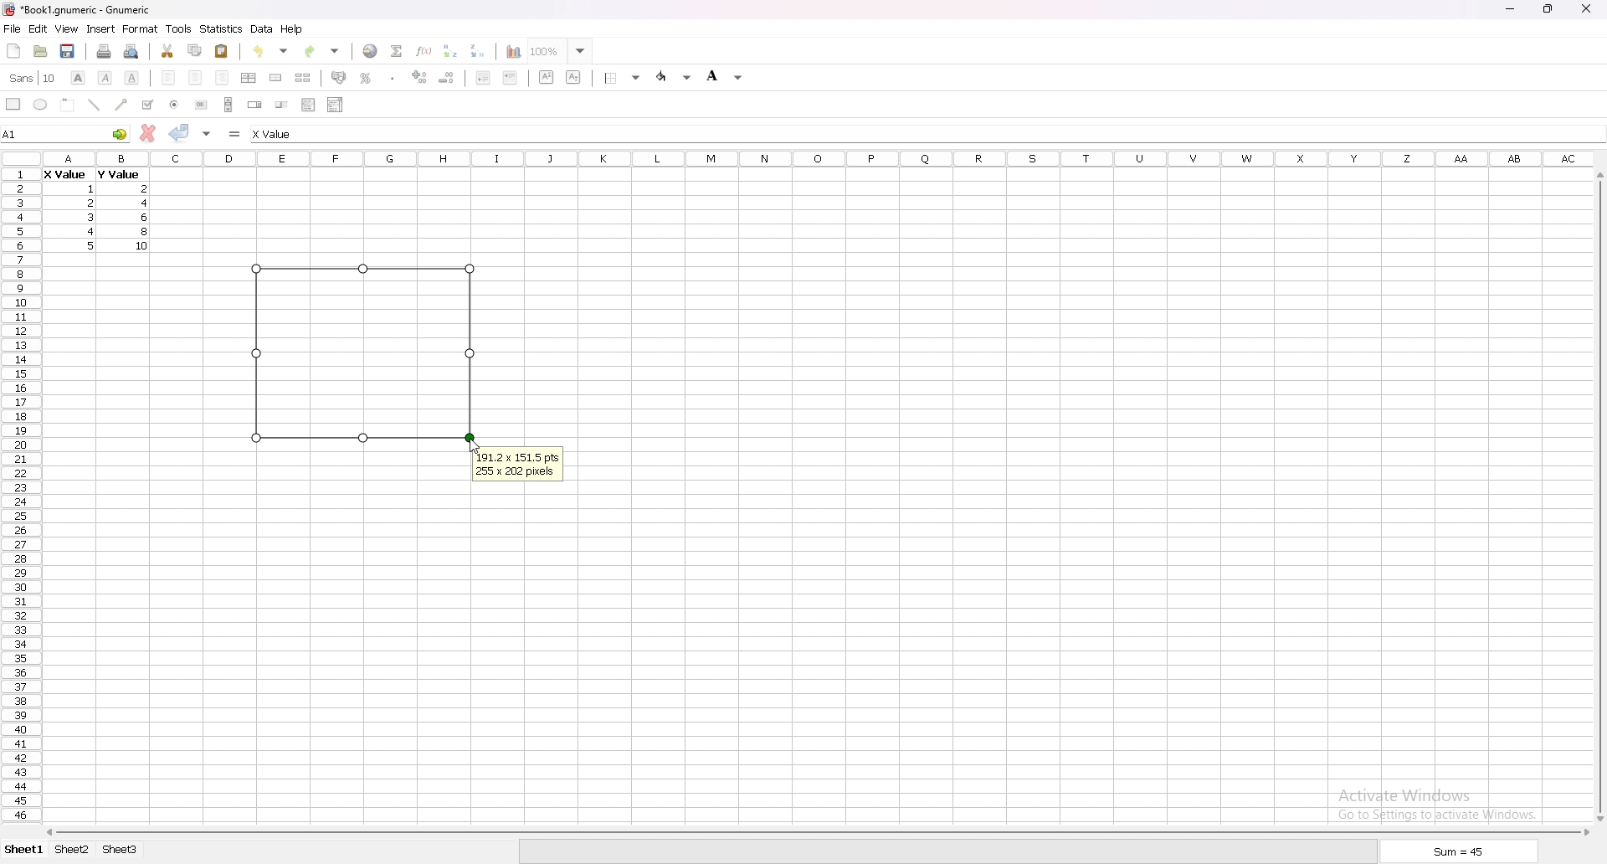 The image size is (1607, 864). Describe the element at coordinates (449, 50) in the screenshot. I see `sort ascending` at that location.